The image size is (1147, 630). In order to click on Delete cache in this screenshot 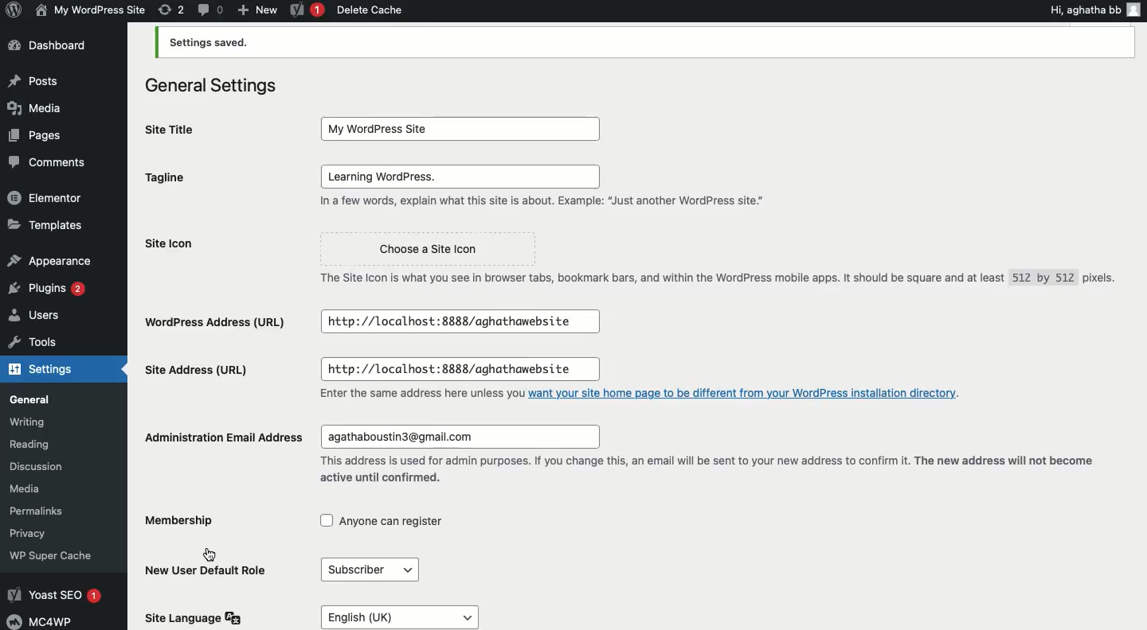, I will do `click(370, 10)`.